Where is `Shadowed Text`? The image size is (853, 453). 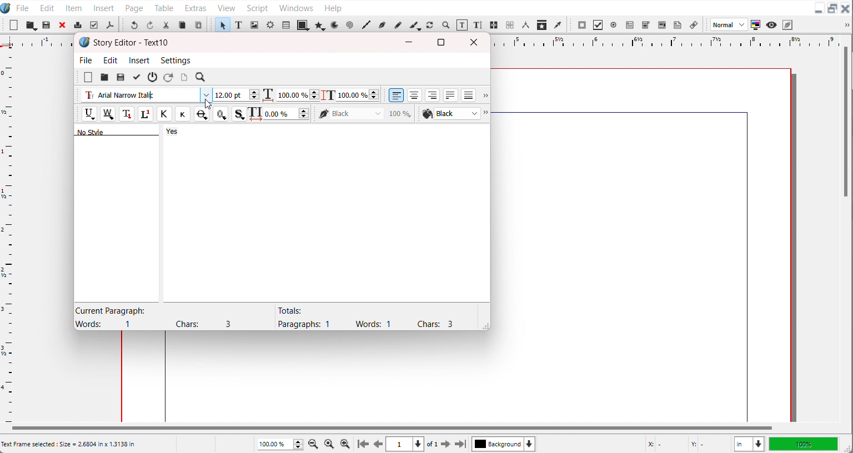 Shadowed Text is located at coordinates (239, 114).